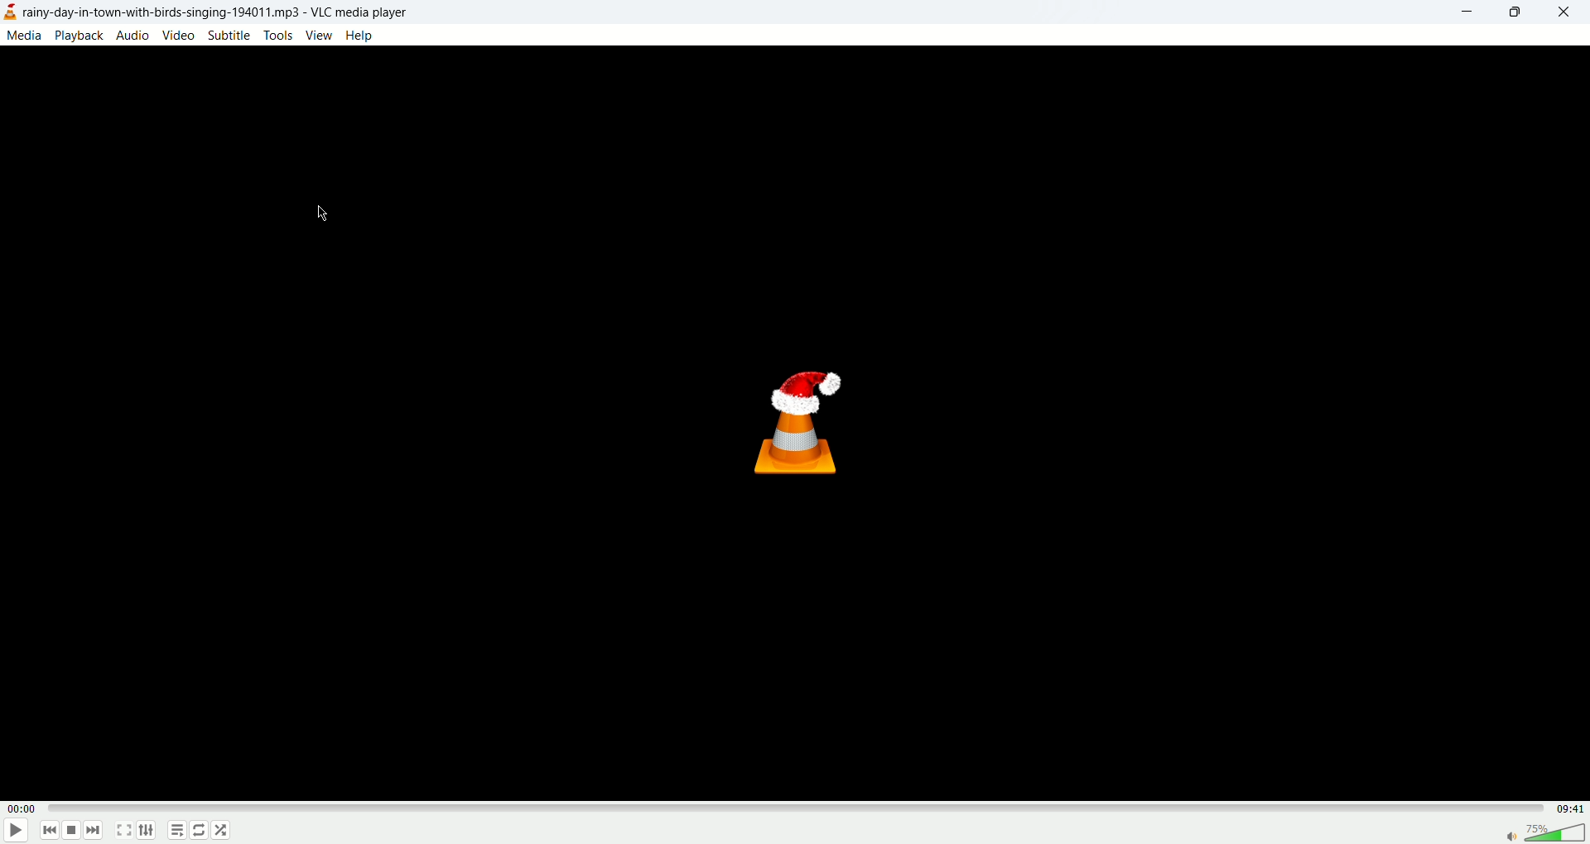 The image size is (1590, 844). Describe the element at coordinates (224, 834) in the screenshot. I see `shuffle` at that location.